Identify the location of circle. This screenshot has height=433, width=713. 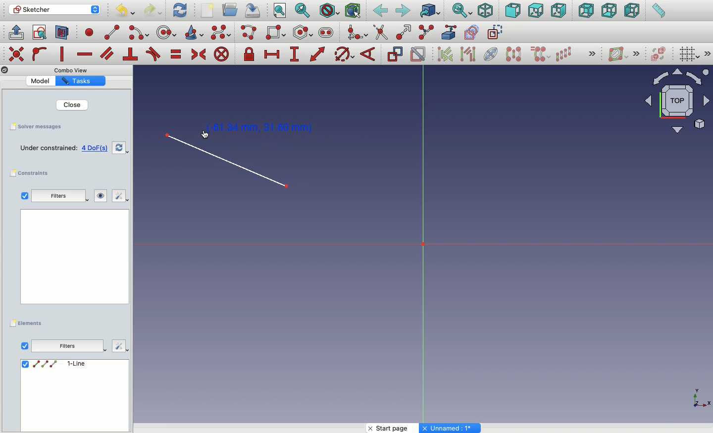
(167, 32).